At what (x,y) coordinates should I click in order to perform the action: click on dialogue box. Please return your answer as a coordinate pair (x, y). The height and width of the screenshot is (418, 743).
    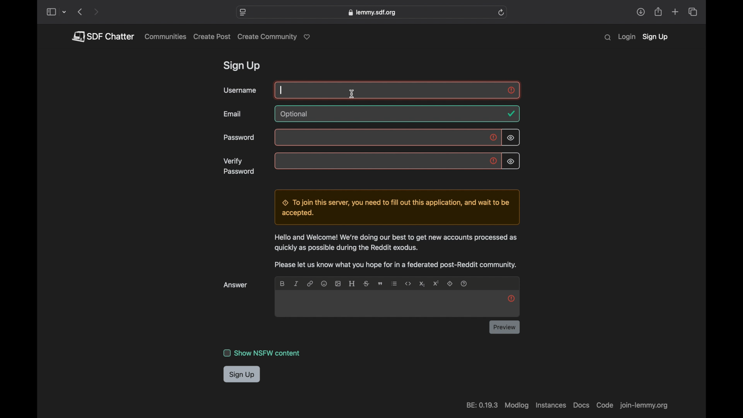
    Looking at the image, I should click on (395, 207).